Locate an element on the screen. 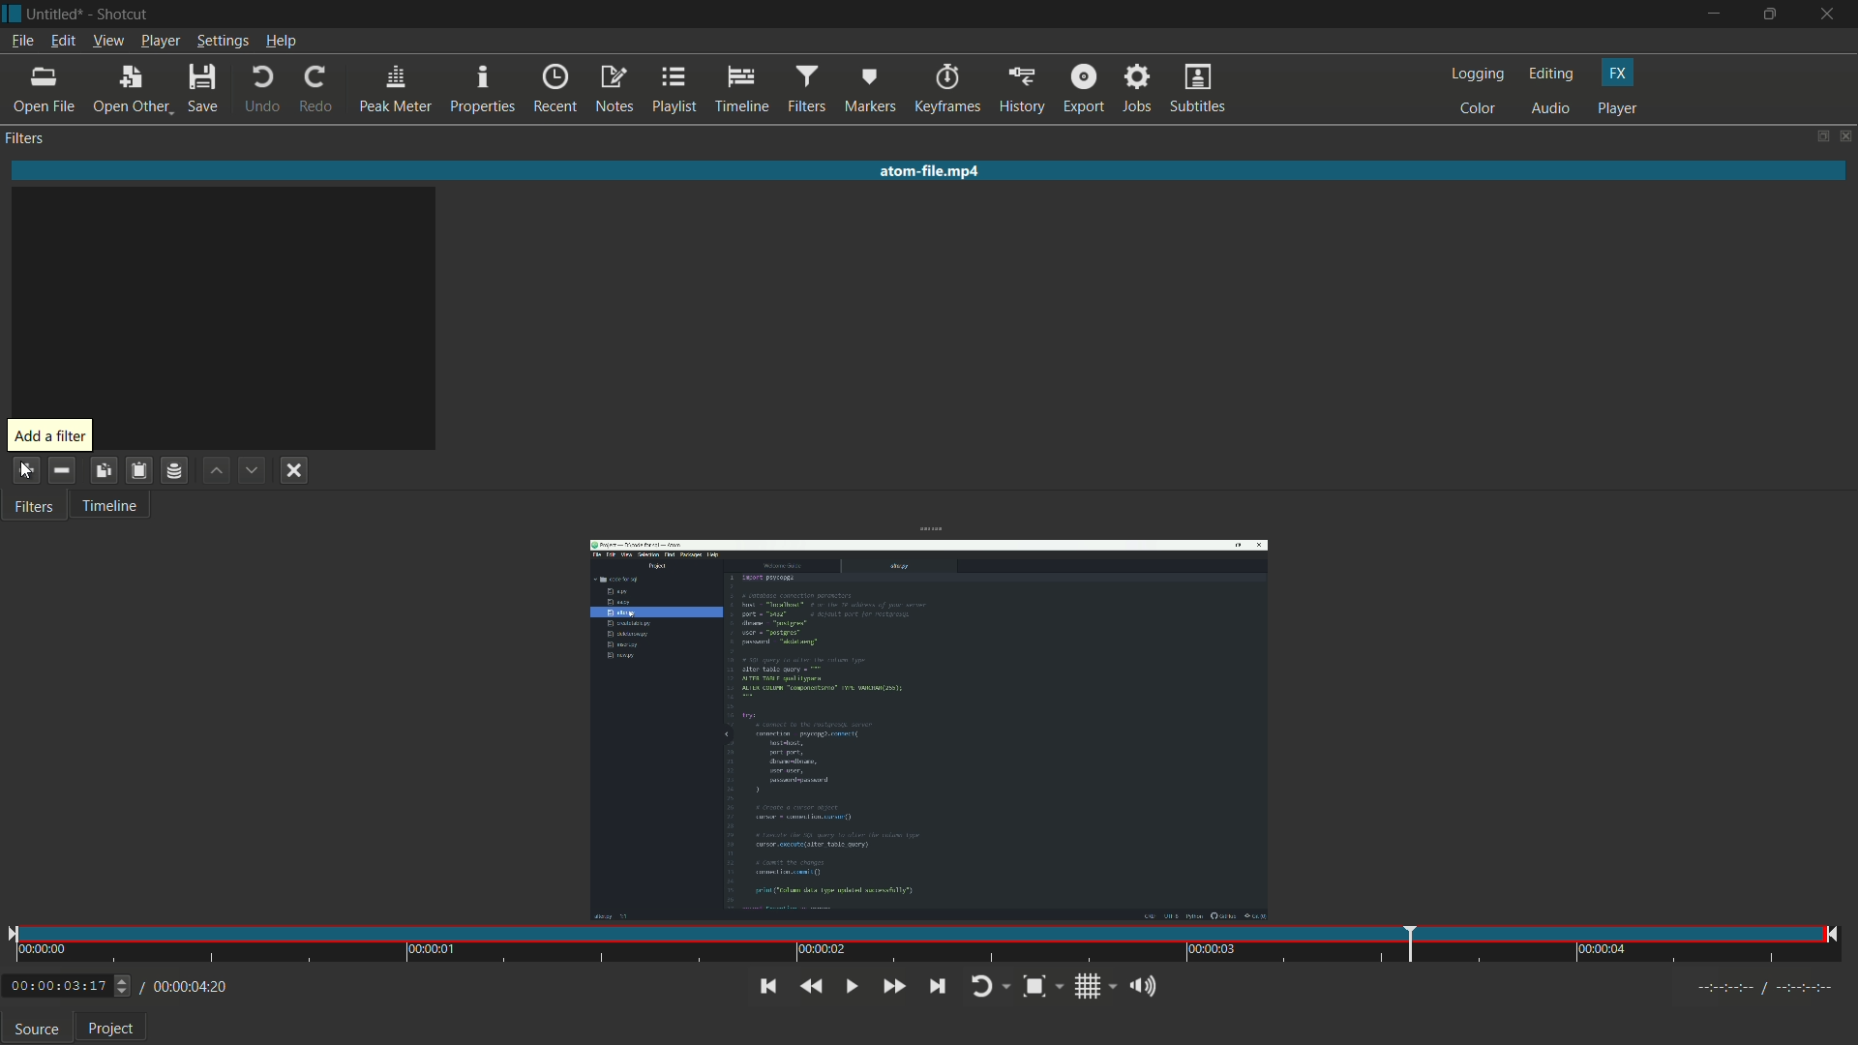 The width and height of the screenshot is (1858, 1045). timecodes is located at coordinates (1767, 990).